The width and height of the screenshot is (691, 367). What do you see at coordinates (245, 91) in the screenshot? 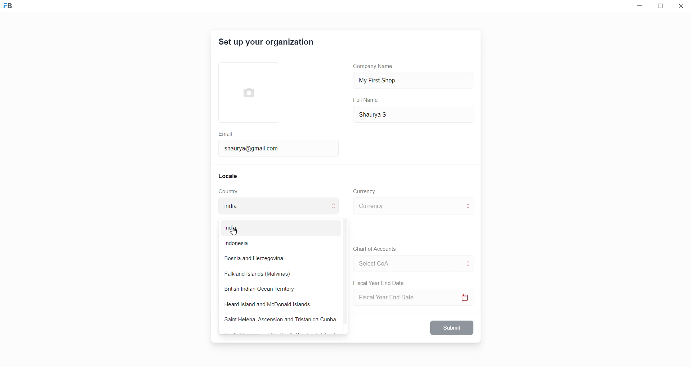
I see `select Profile picture` at bounding box center [245, 91].